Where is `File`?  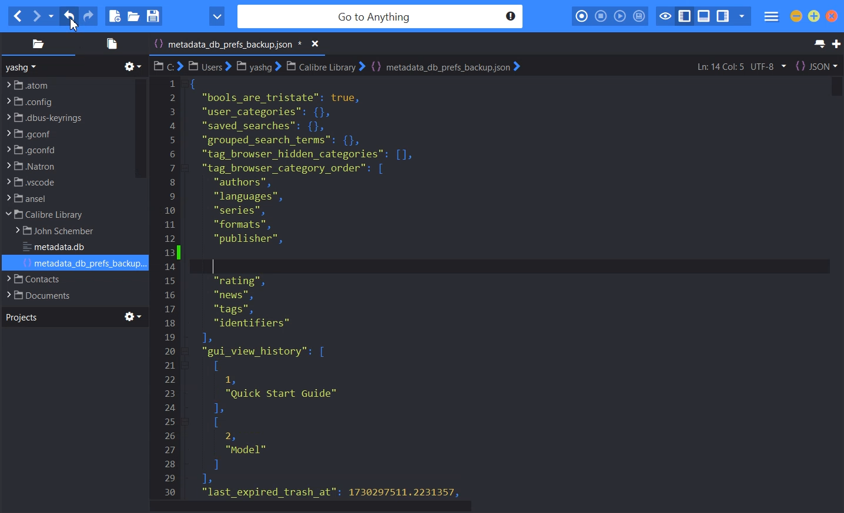
File is located at coordinates (65, 215).